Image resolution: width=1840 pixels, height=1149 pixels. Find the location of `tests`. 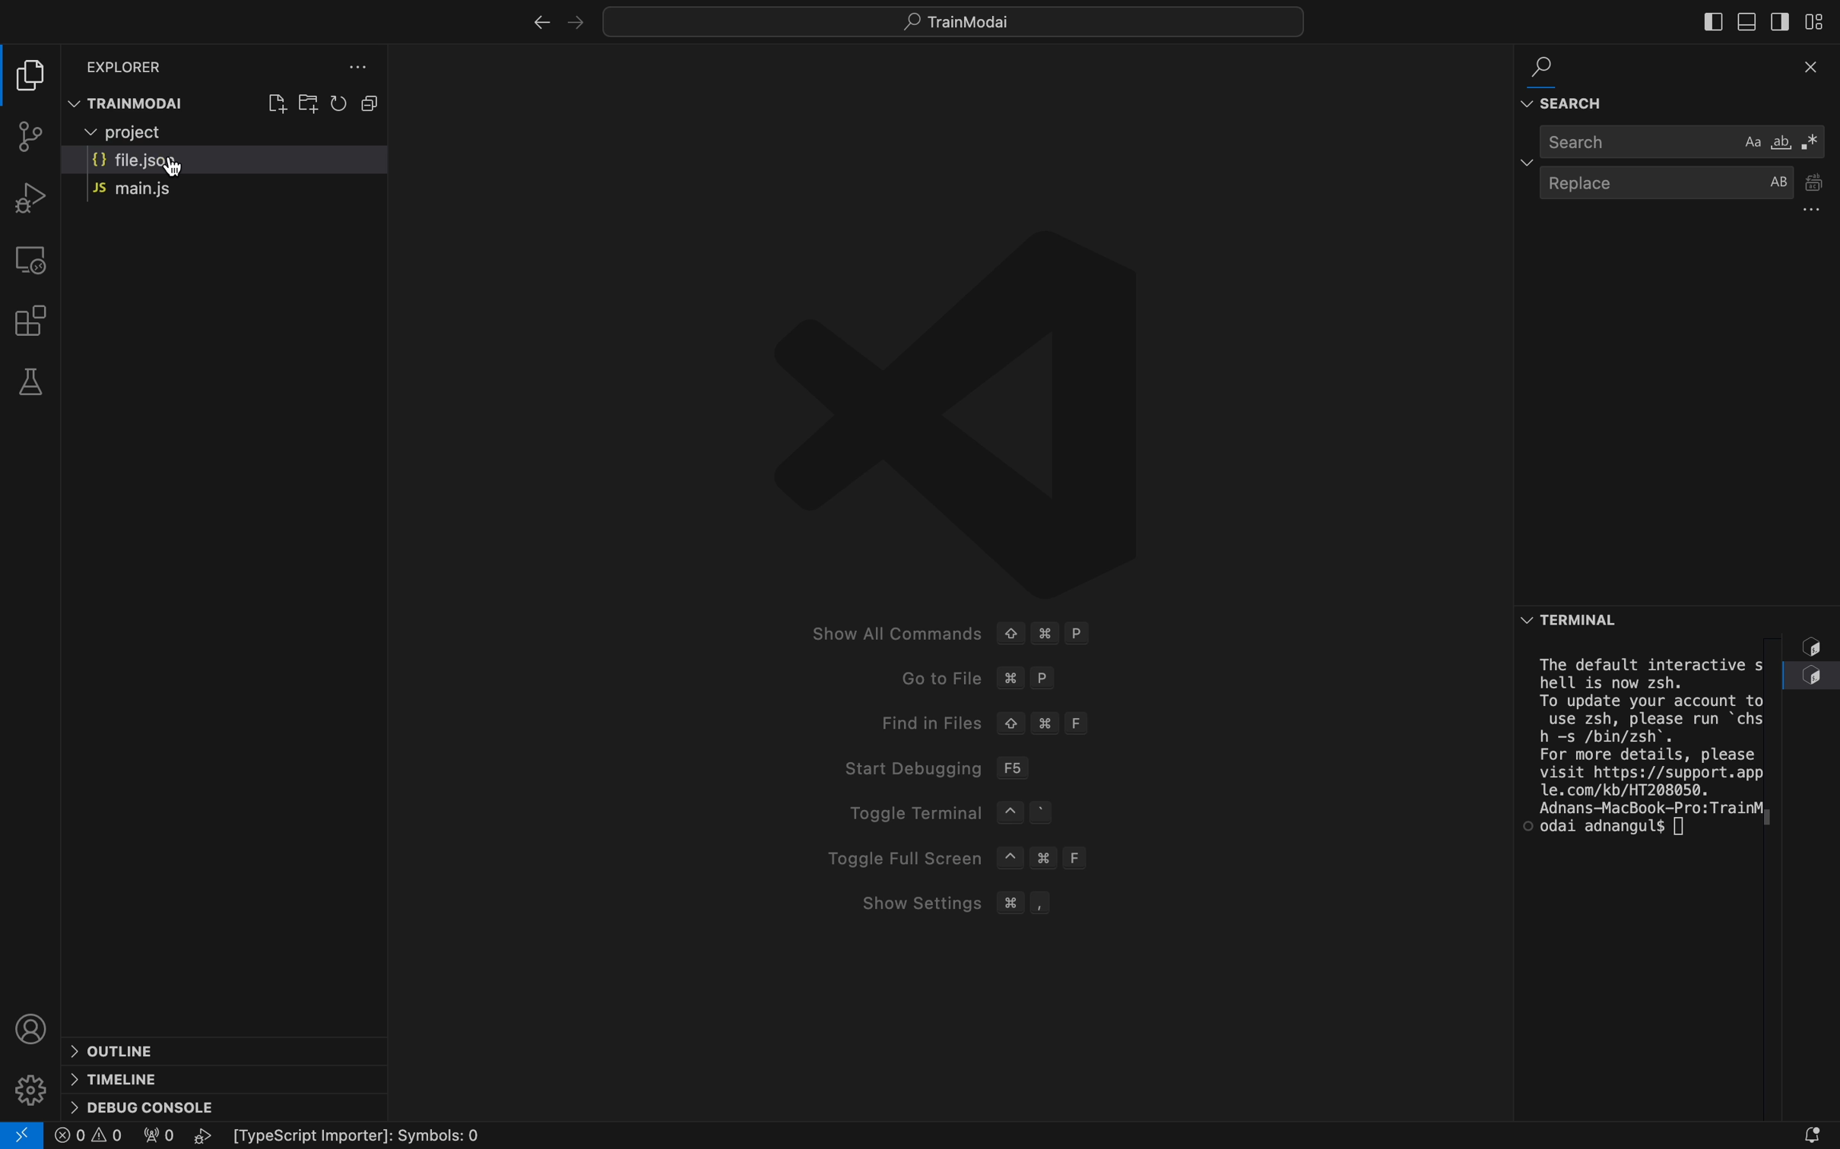

tests is located at coordinates (29, 381).